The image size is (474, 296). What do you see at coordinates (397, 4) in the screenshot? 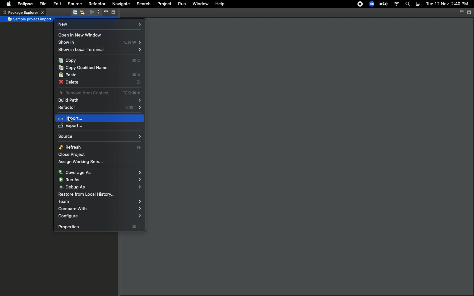
I see `Internet` at bounding box center [397, 4].